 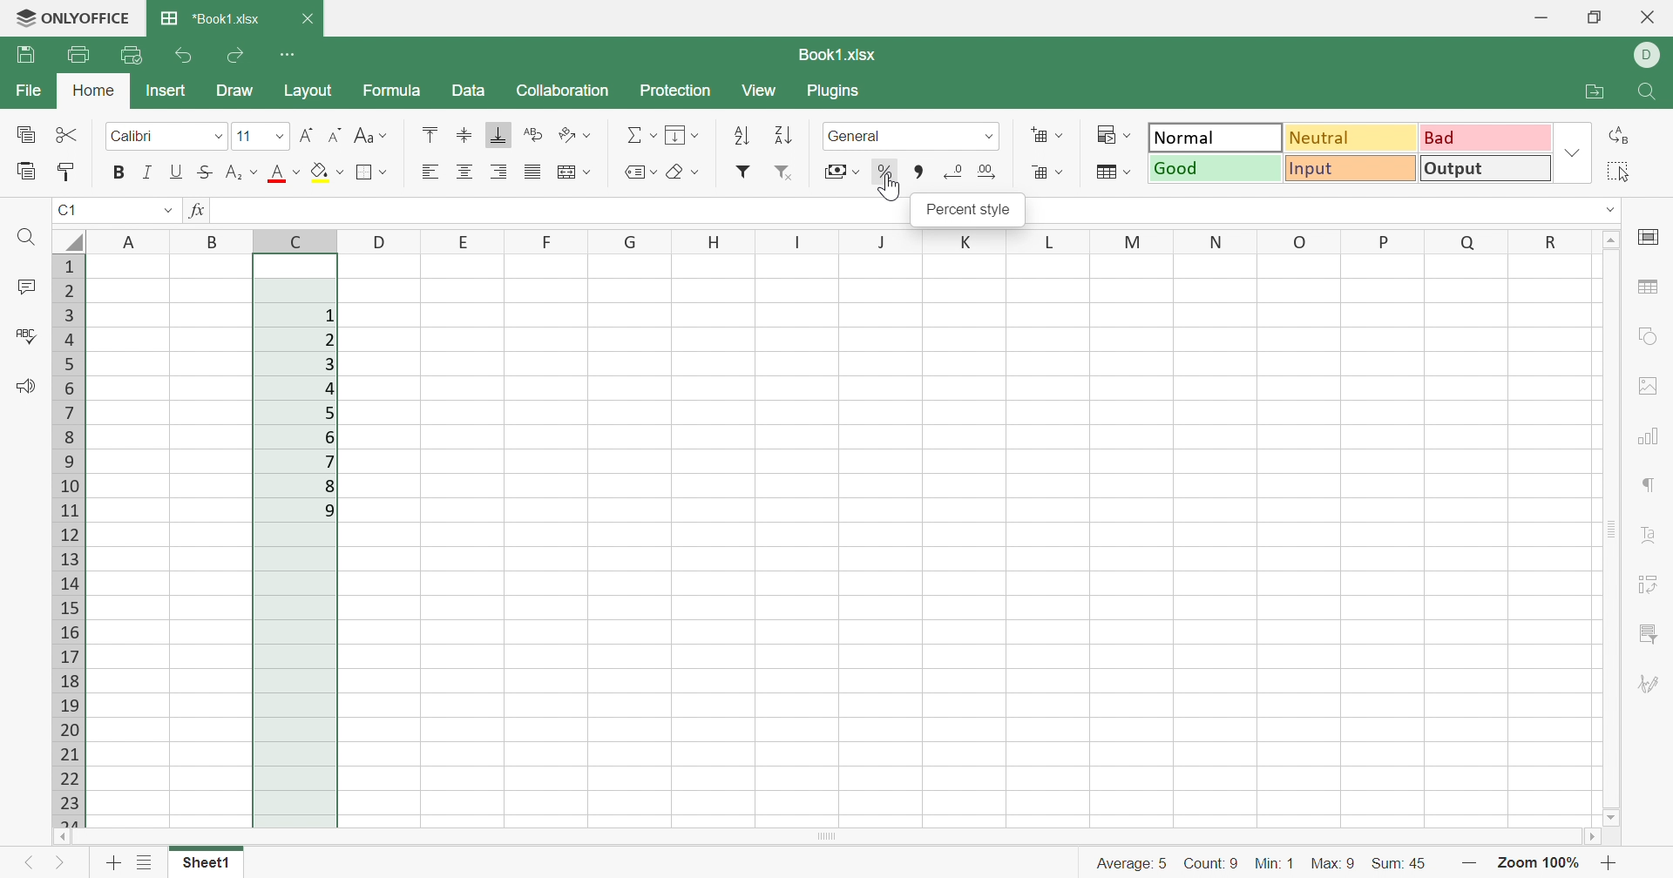 I want to click on Delete cells, so click(x=1046, y=173).